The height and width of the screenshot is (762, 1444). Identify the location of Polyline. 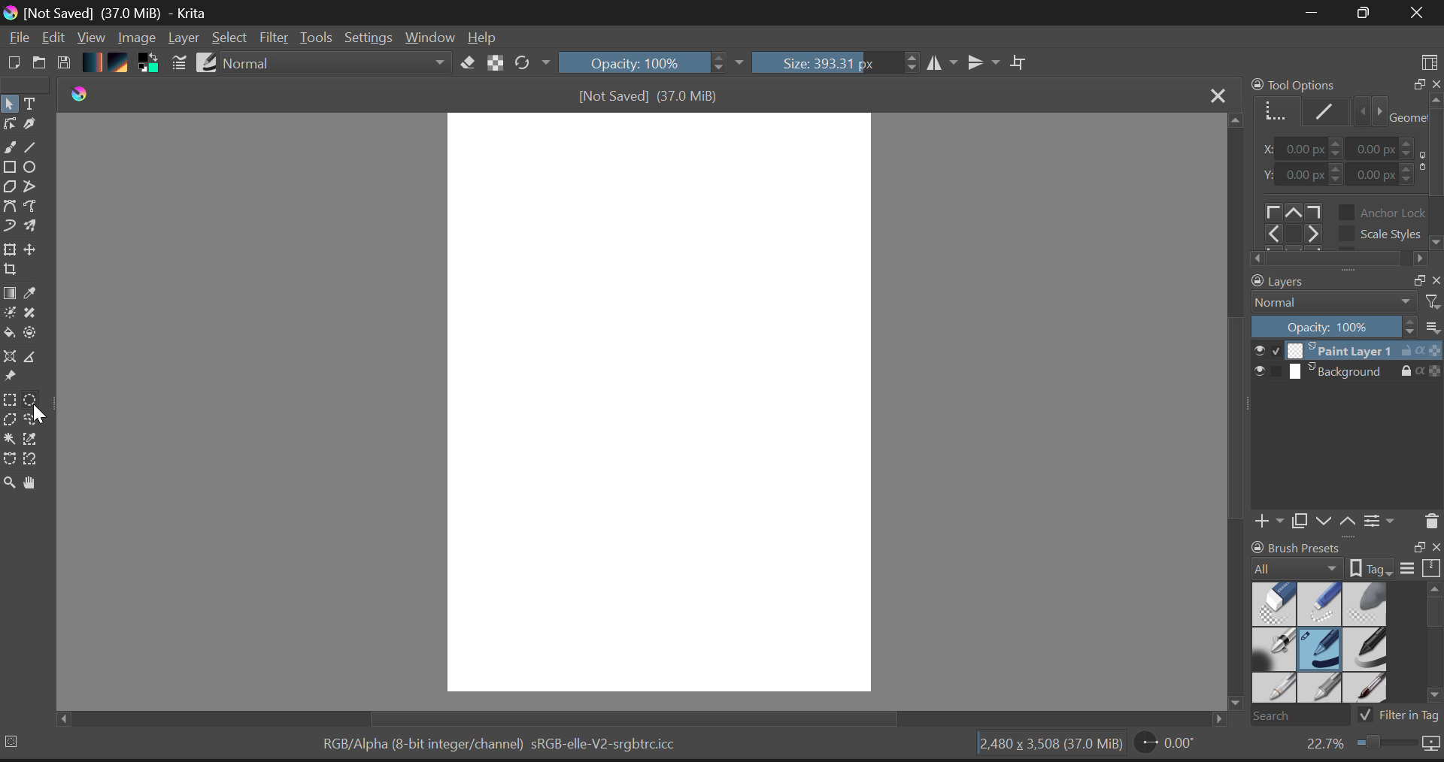
(33, 189).